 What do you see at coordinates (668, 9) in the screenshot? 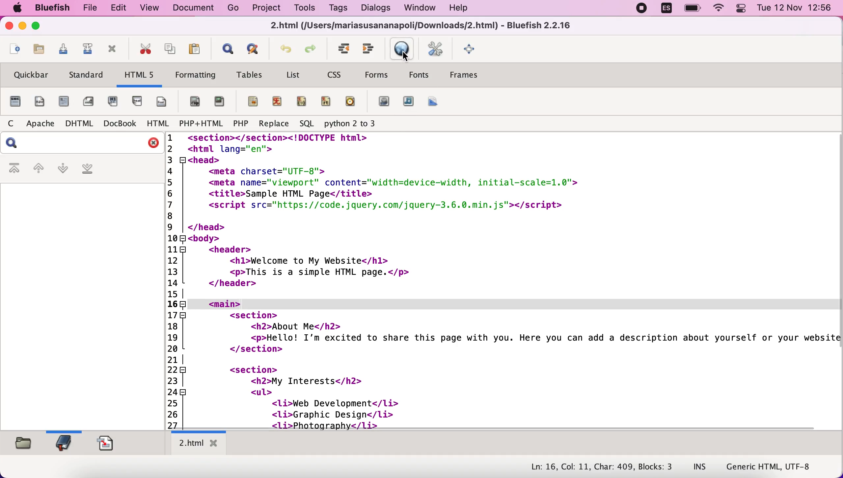
I see `language` at bounding box center [668, 9].